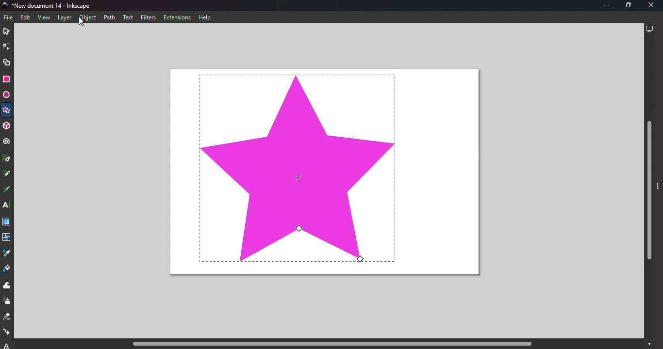 The height and width of the screenshot is (349, 663). What do you see at coordinates (8, 126) in the screenshot?
I see `3D box tool` at bounding box center [8, 126].